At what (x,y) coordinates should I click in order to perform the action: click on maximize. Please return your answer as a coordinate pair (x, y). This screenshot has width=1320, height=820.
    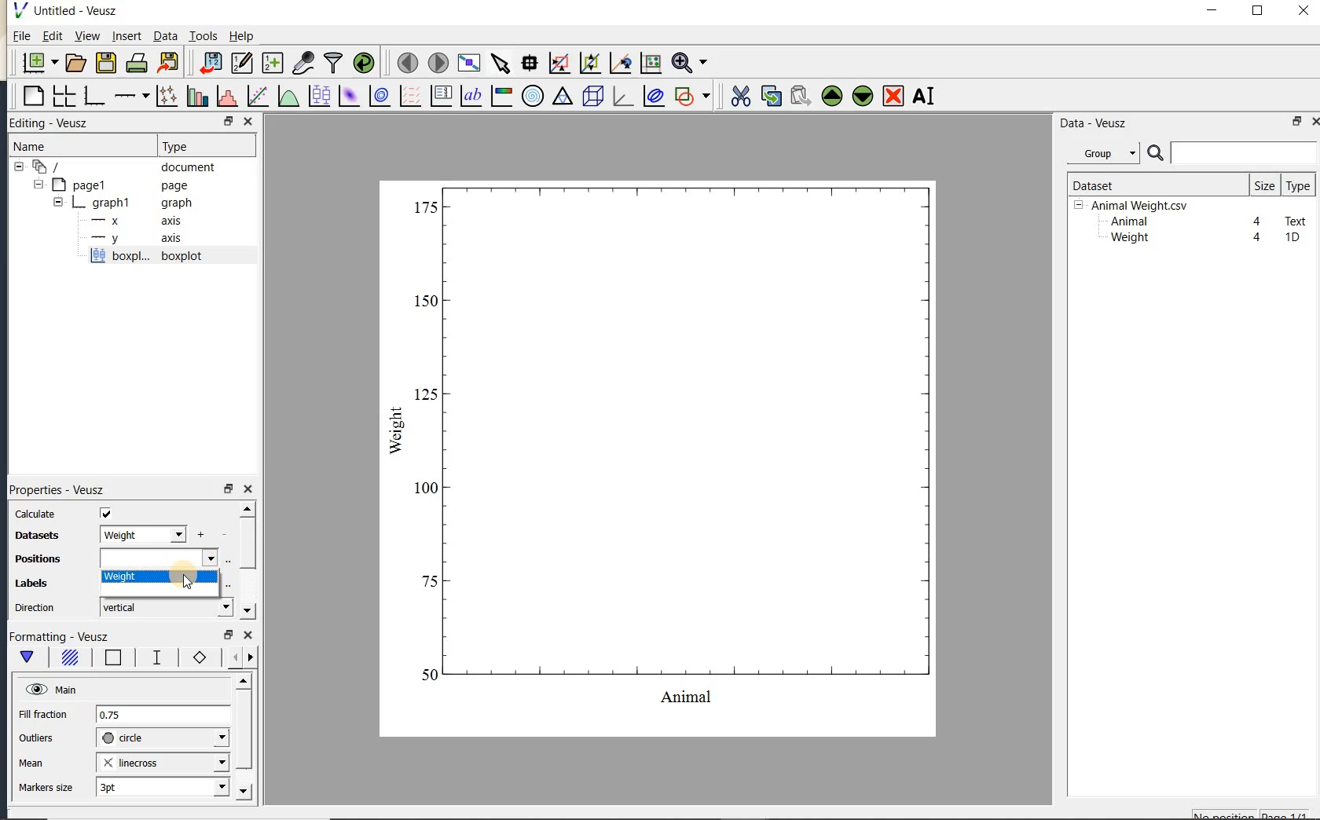
    Looking at the image, I should click on (1258, 11).